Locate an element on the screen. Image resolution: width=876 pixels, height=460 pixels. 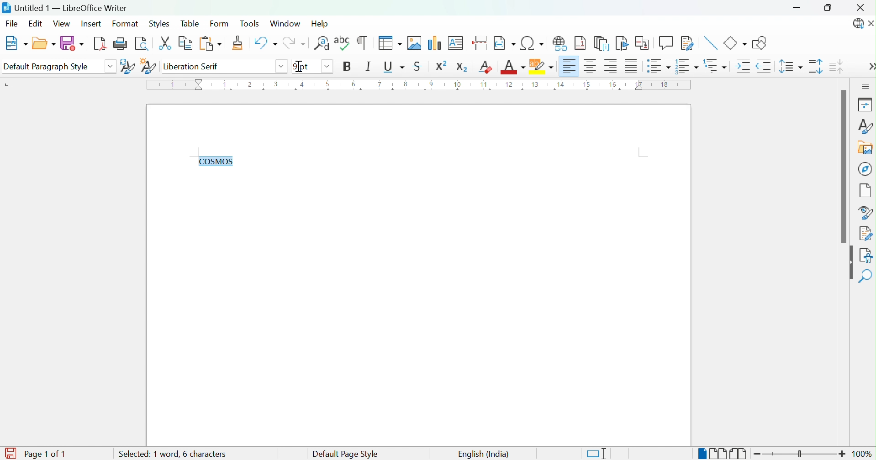
Font Color is located at coordinates (512, 68).